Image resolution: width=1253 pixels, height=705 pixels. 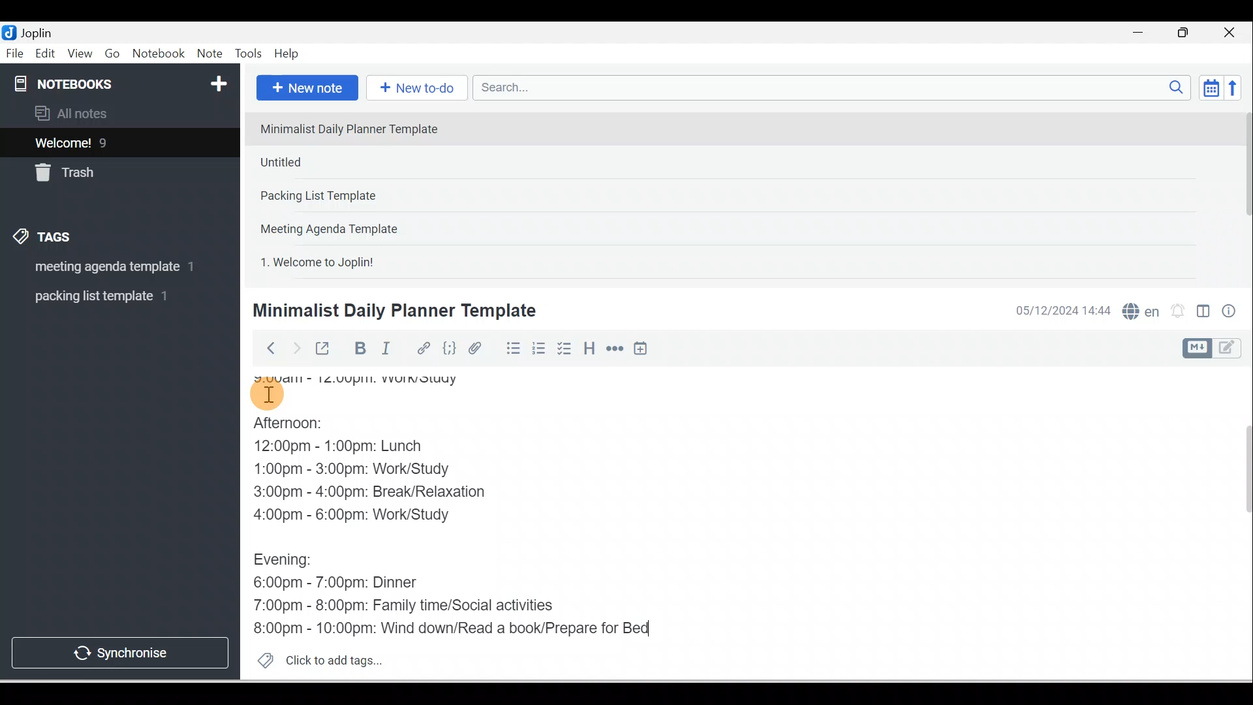 I want to click on Note 3, so click(x=360, y=196).